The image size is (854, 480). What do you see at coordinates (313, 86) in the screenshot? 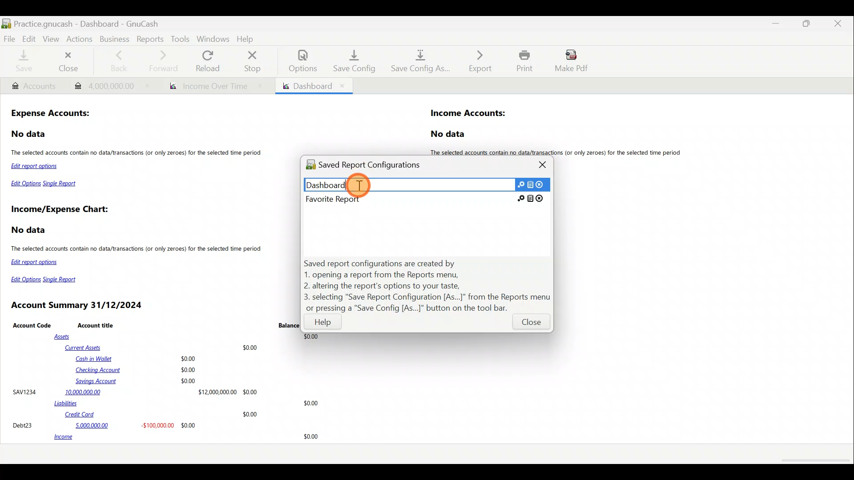
I see `Dashboard` at bounding box center [313, 86].